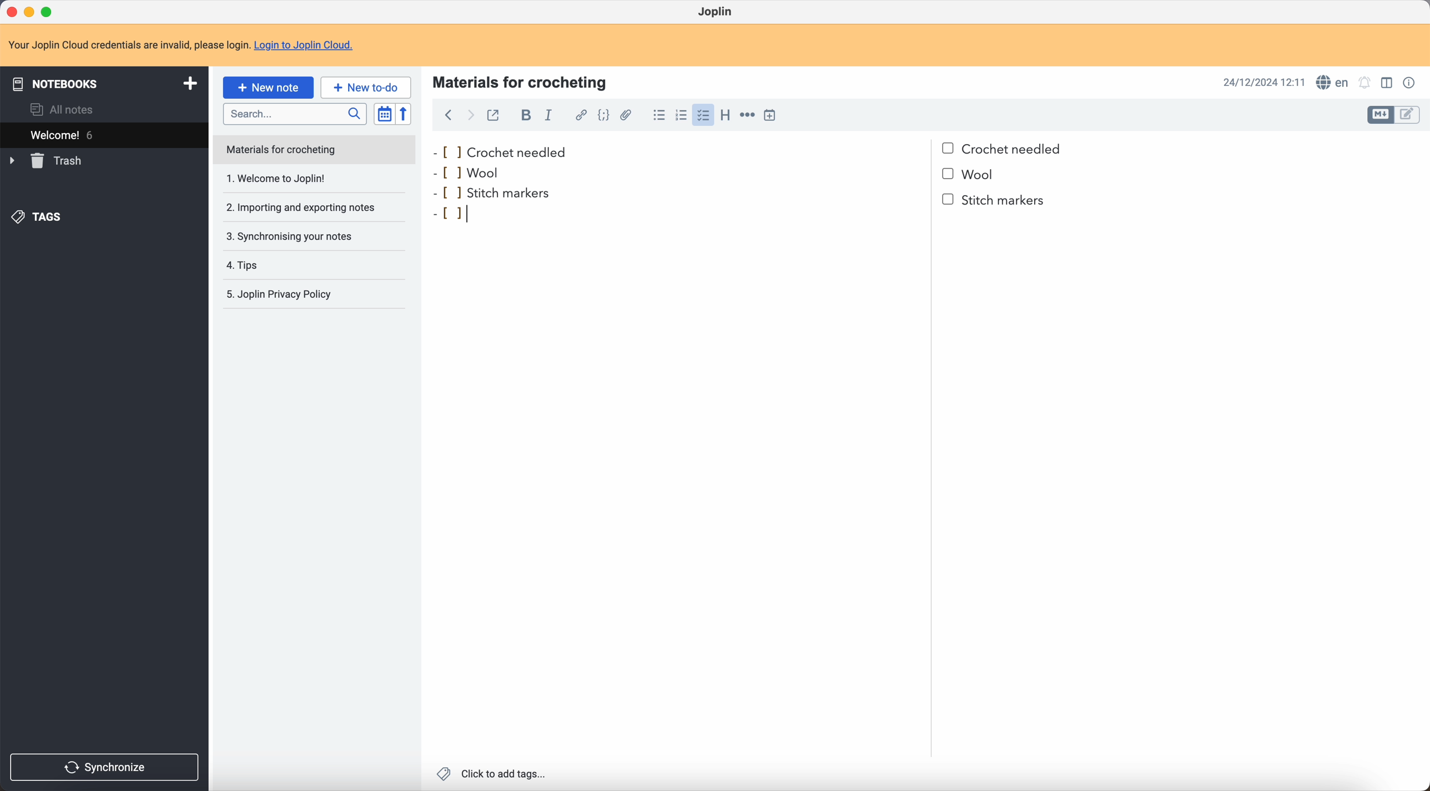 This screenshot has width=1430, height=791. Describe the element at coordinates (1380, 115) in the screenshot. I see `toggle edit layout` at that location.